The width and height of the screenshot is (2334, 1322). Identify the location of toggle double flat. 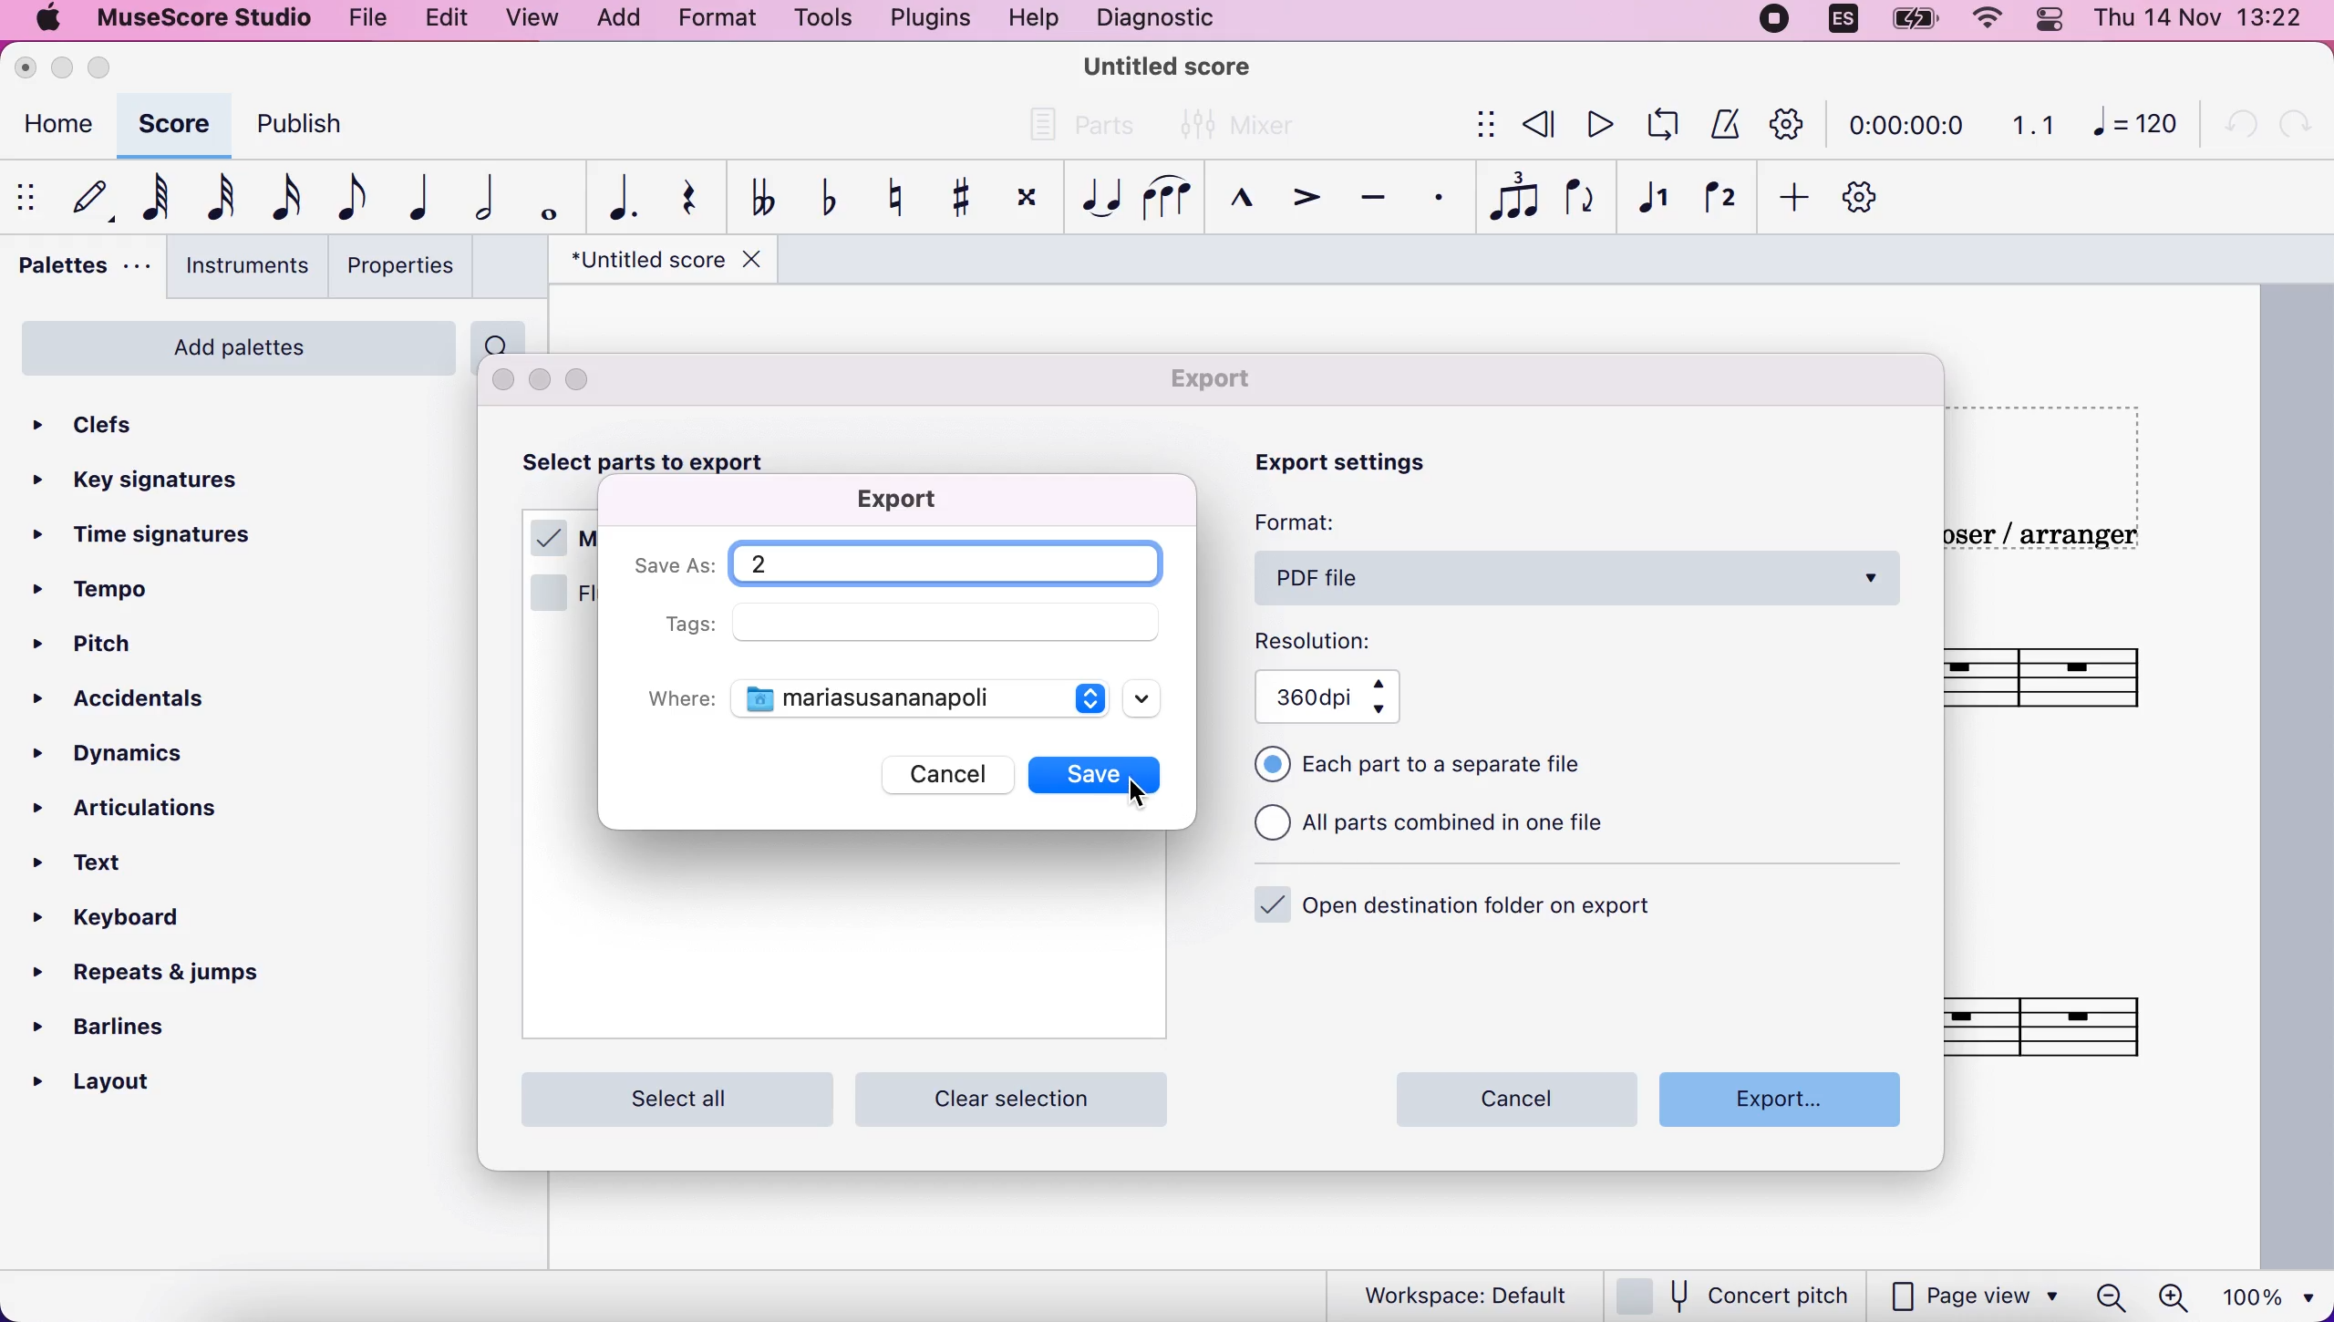
(756, 200).